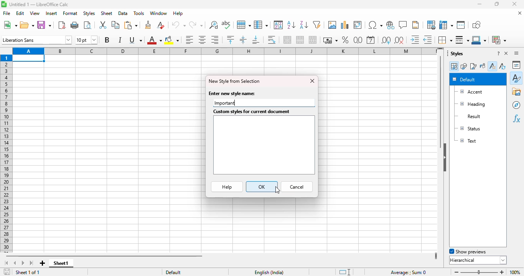 This screenshot has height=276, width=524. What do you see at coordinates (102, 25) in the screenshot?
I see `cut` at bounding box center [102, 25].